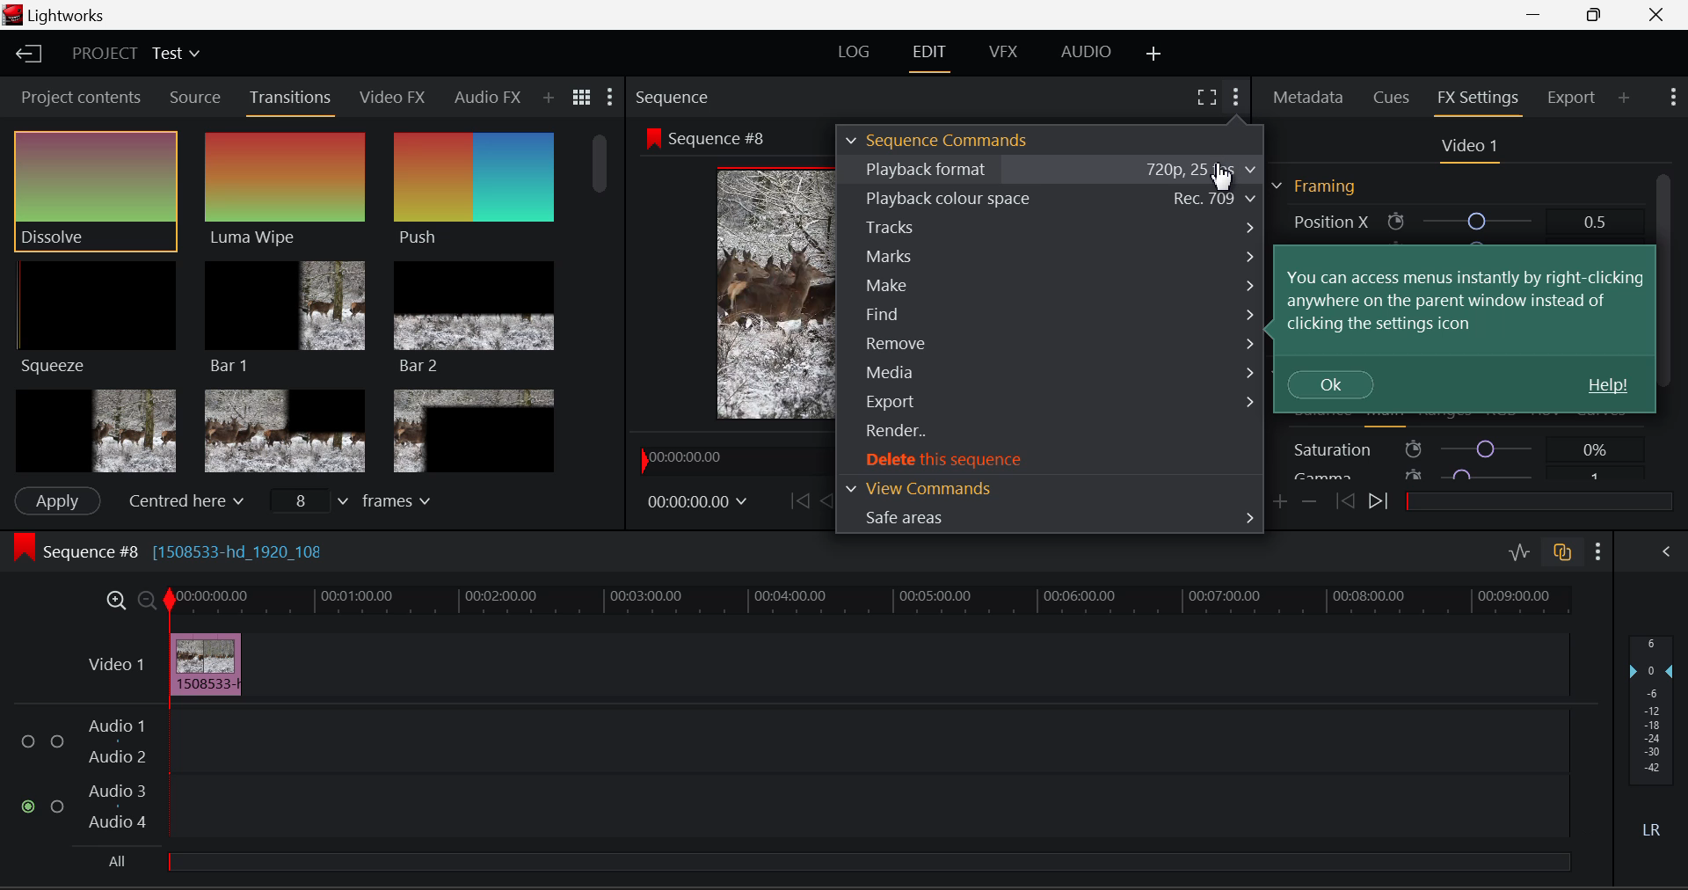 The height and width of the screenshot is (890, 1688). What do you see at coordinates (183, 501) in the screenshot?
I see `Centered here` at bounding box center [183, 501].